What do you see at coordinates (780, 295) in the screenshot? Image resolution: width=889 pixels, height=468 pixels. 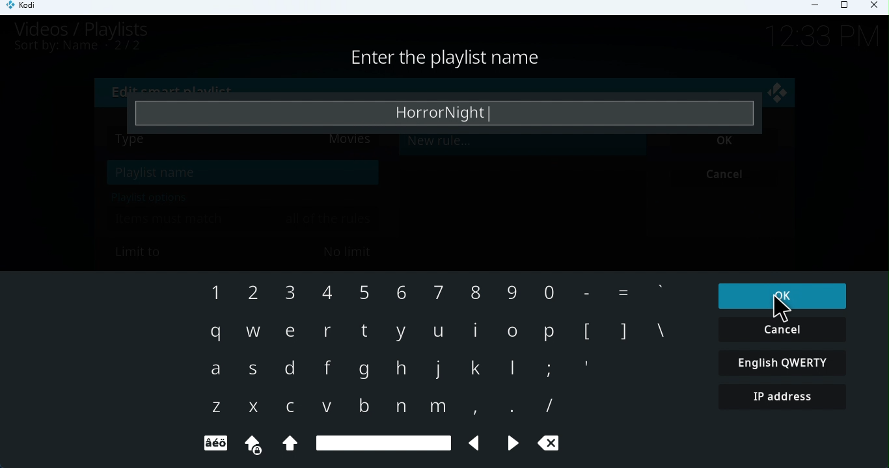 I see `OK` at bounding box center [780, 295].